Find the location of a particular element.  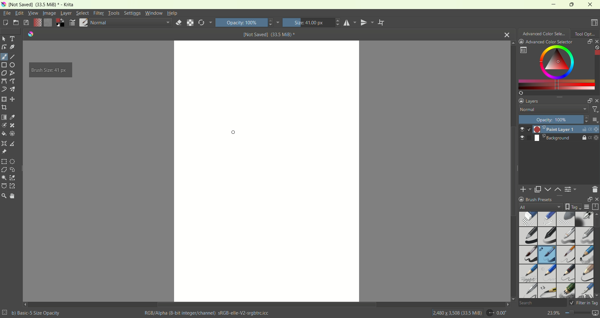

zoom is located at coordinates (4, 196).